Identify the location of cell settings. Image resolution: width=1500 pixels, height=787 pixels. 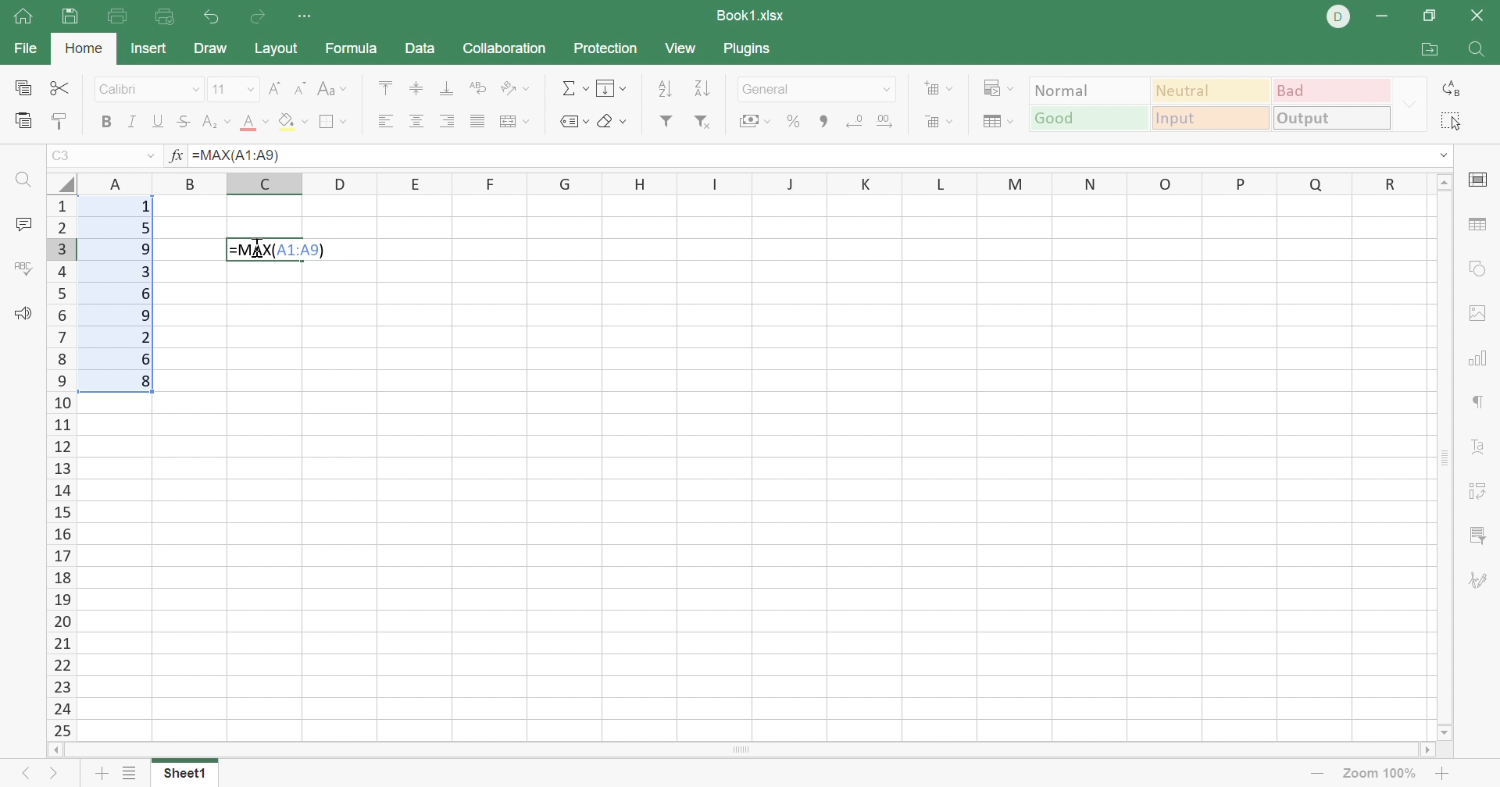
(1480, 181).